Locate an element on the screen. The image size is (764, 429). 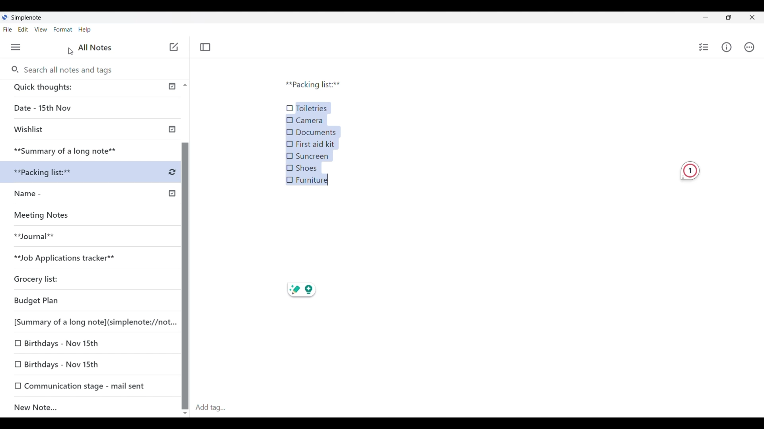
Missing Notes is located at coordinates (48, 217).